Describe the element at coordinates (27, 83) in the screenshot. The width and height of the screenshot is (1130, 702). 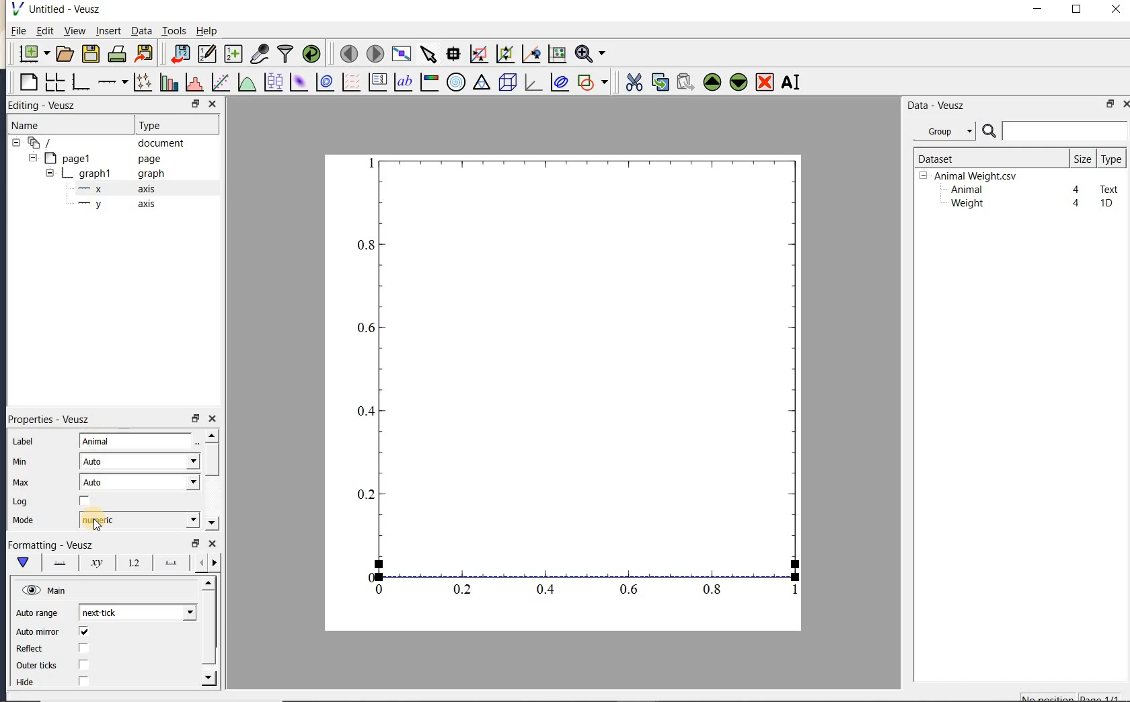
I see `blank page` at that location.